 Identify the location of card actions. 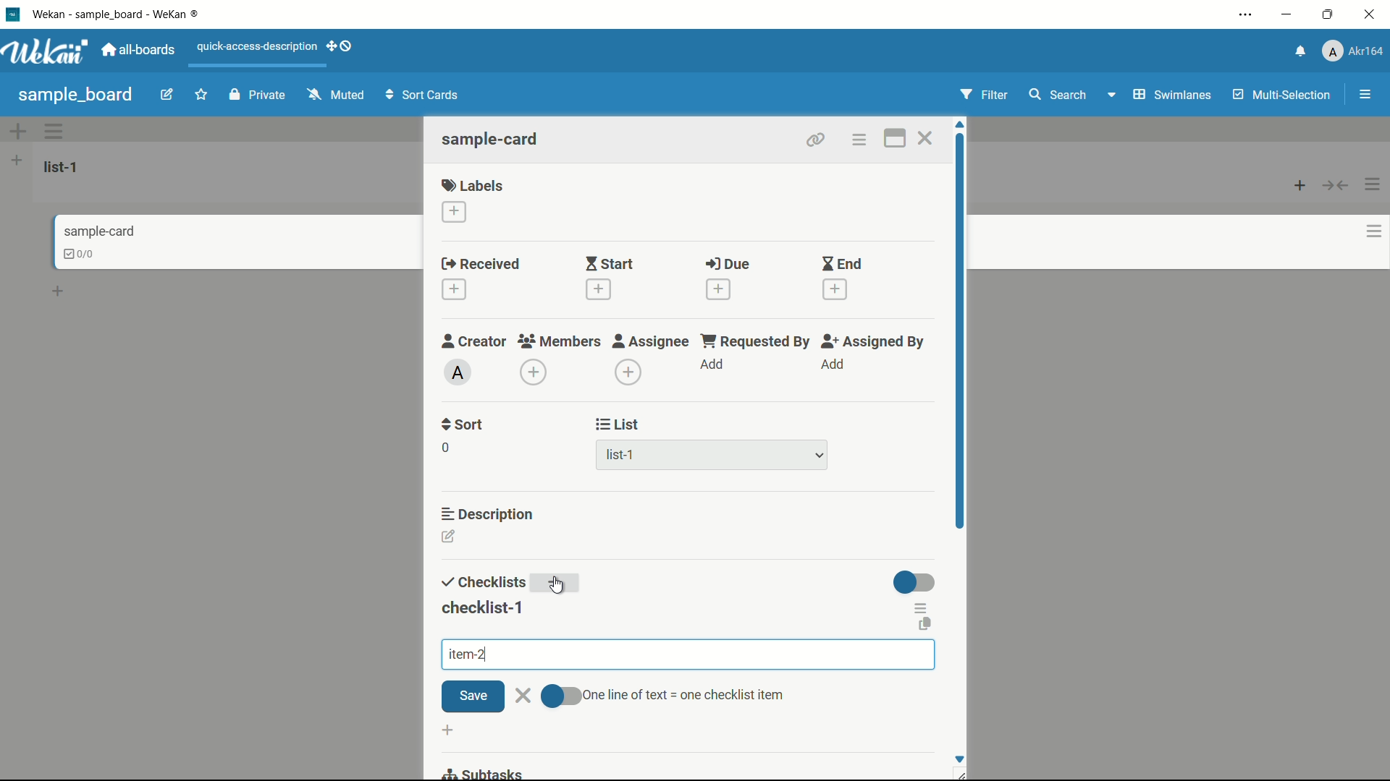
(858, 140).